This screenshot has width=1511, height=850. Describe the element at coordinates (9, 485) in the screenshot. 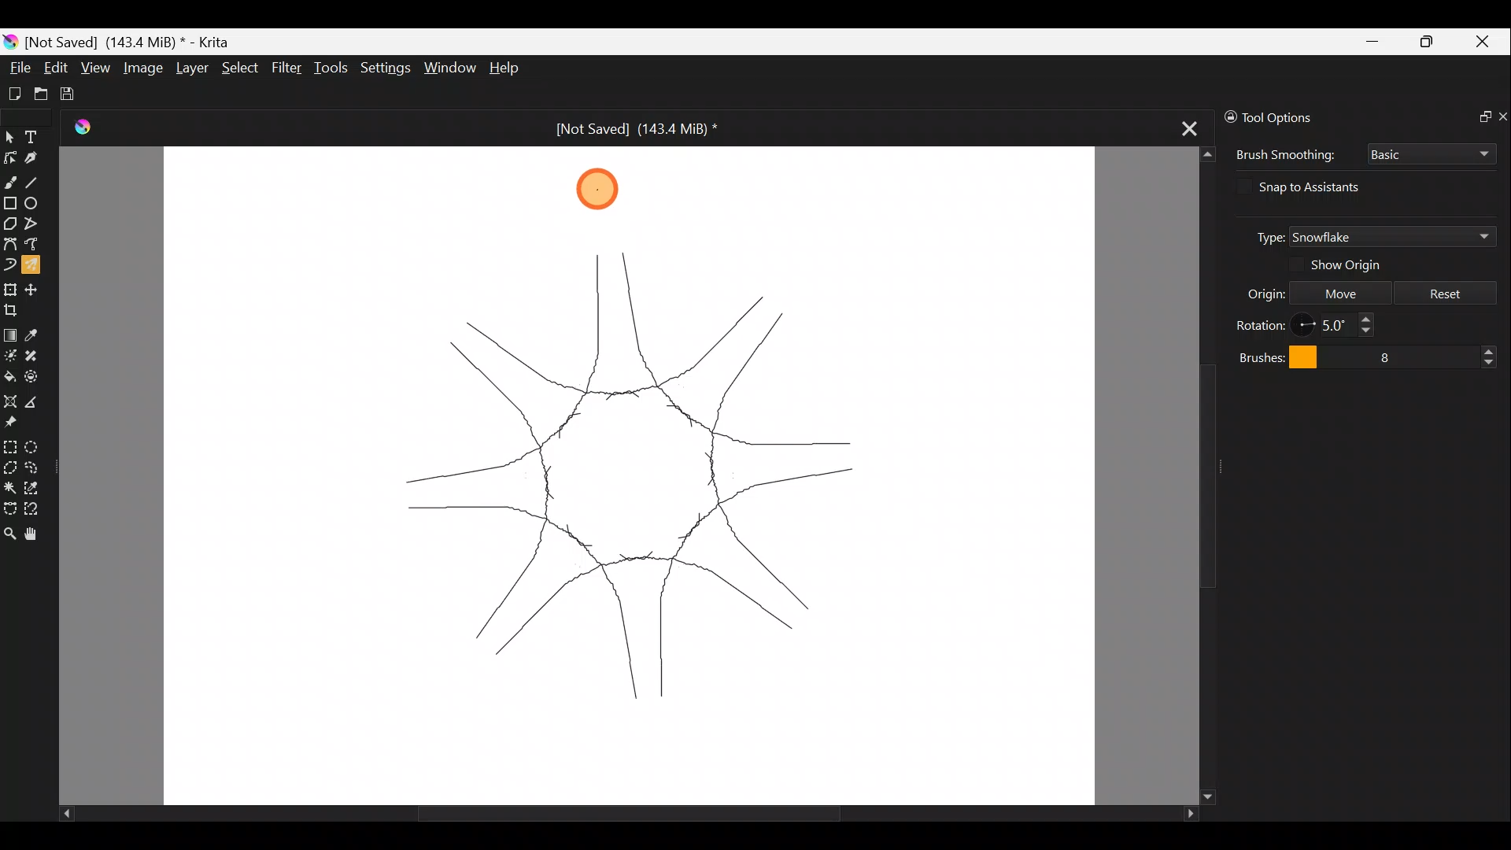

I see `Contiguous selection tool` at that location.